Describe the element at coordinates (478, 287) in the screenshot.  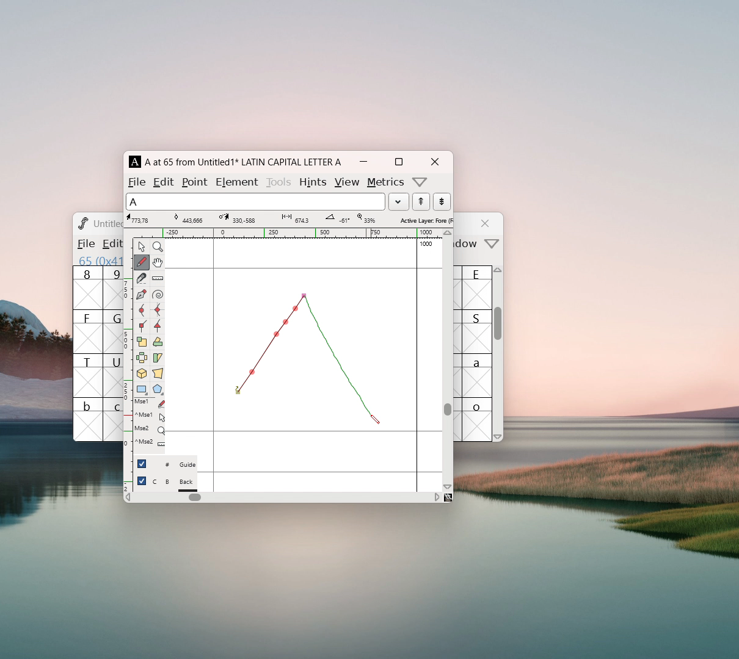
I see `E` at that location.